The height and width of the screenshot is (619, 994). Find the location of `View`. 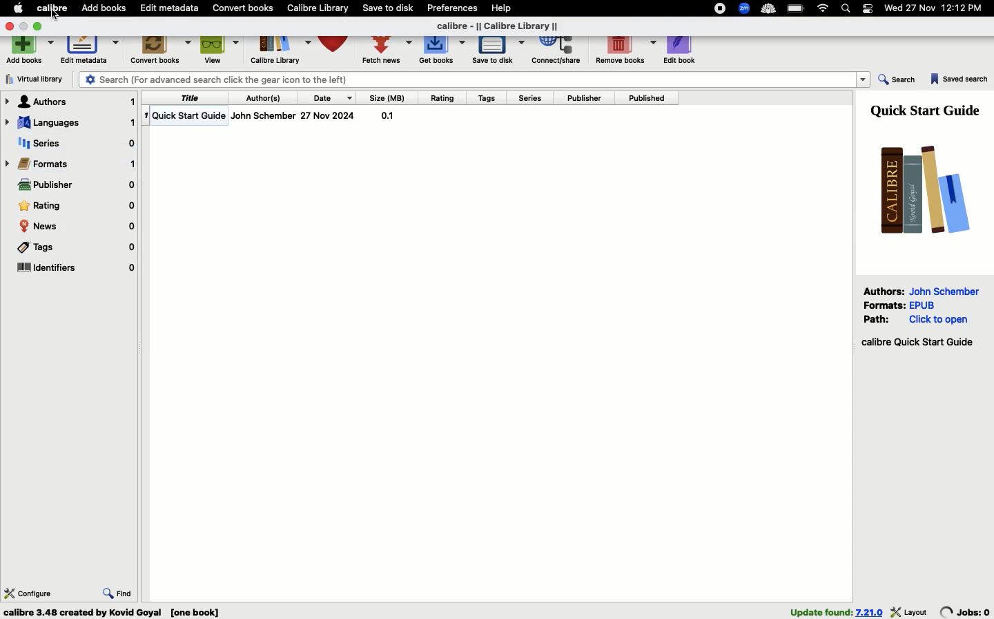

View is located at coordinates (219, 50).